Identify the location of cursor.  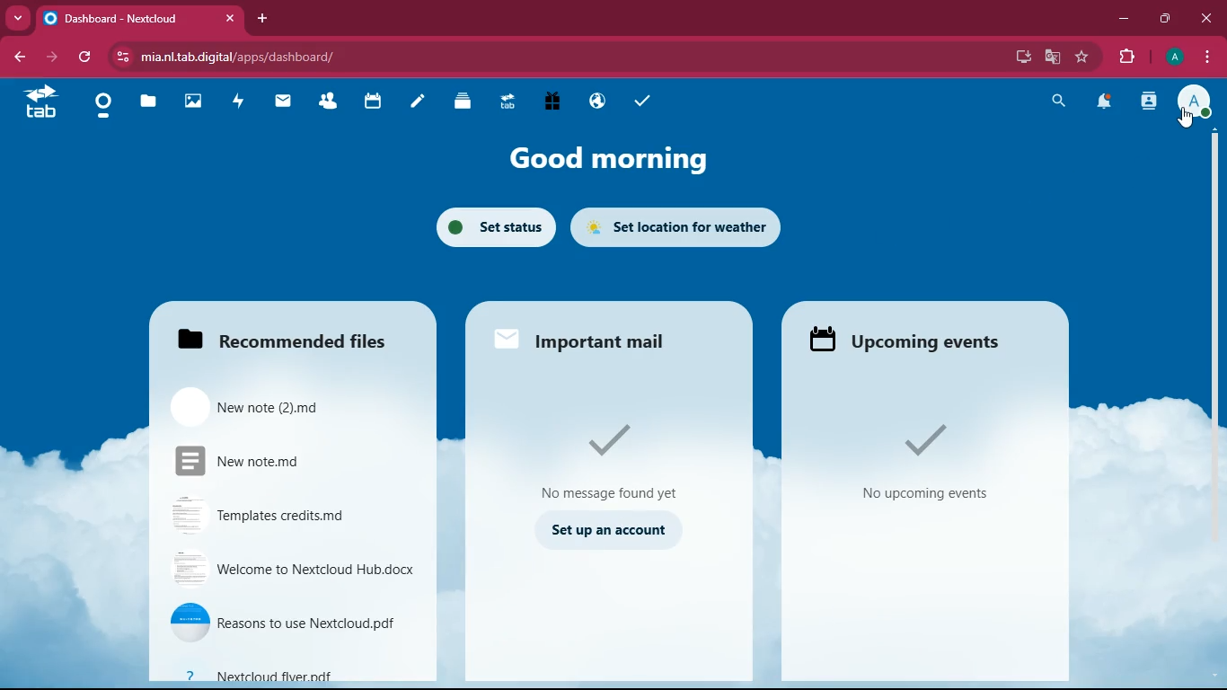
(1187, 121).